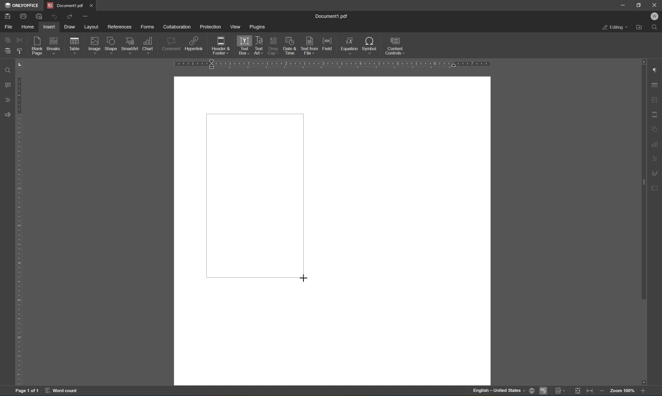 The width and height of the screenshot is (662, 396). I want to click on plugins, so click(258, 27).